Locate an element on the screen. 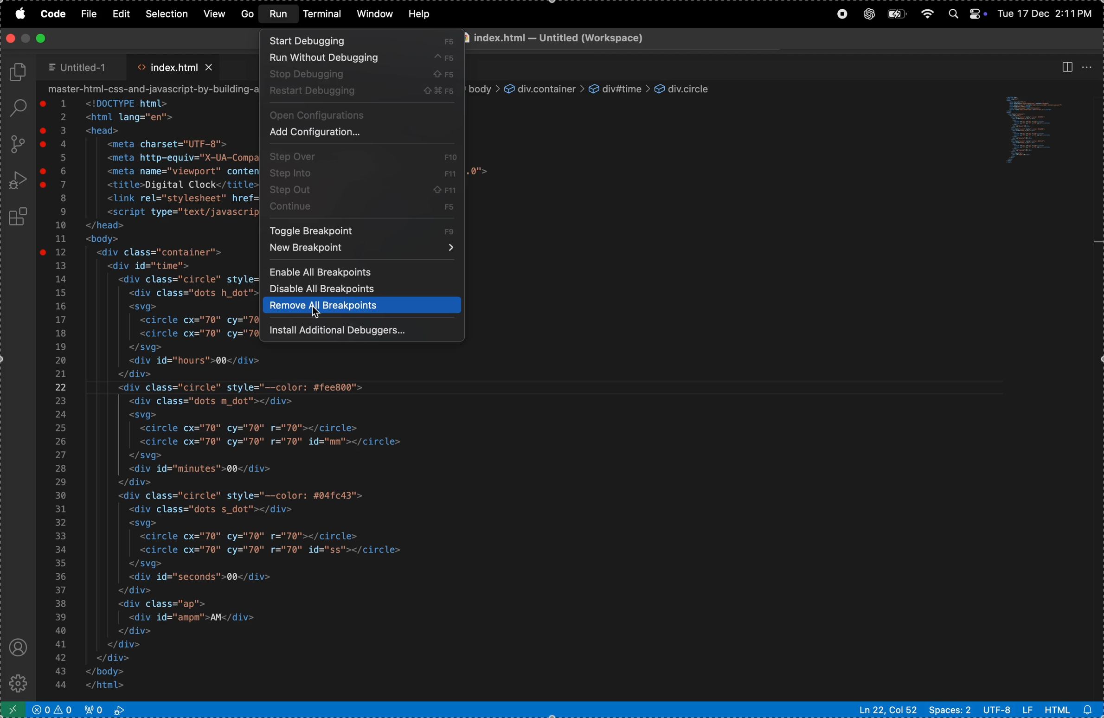  new break point is located at coordinates (362, 251).